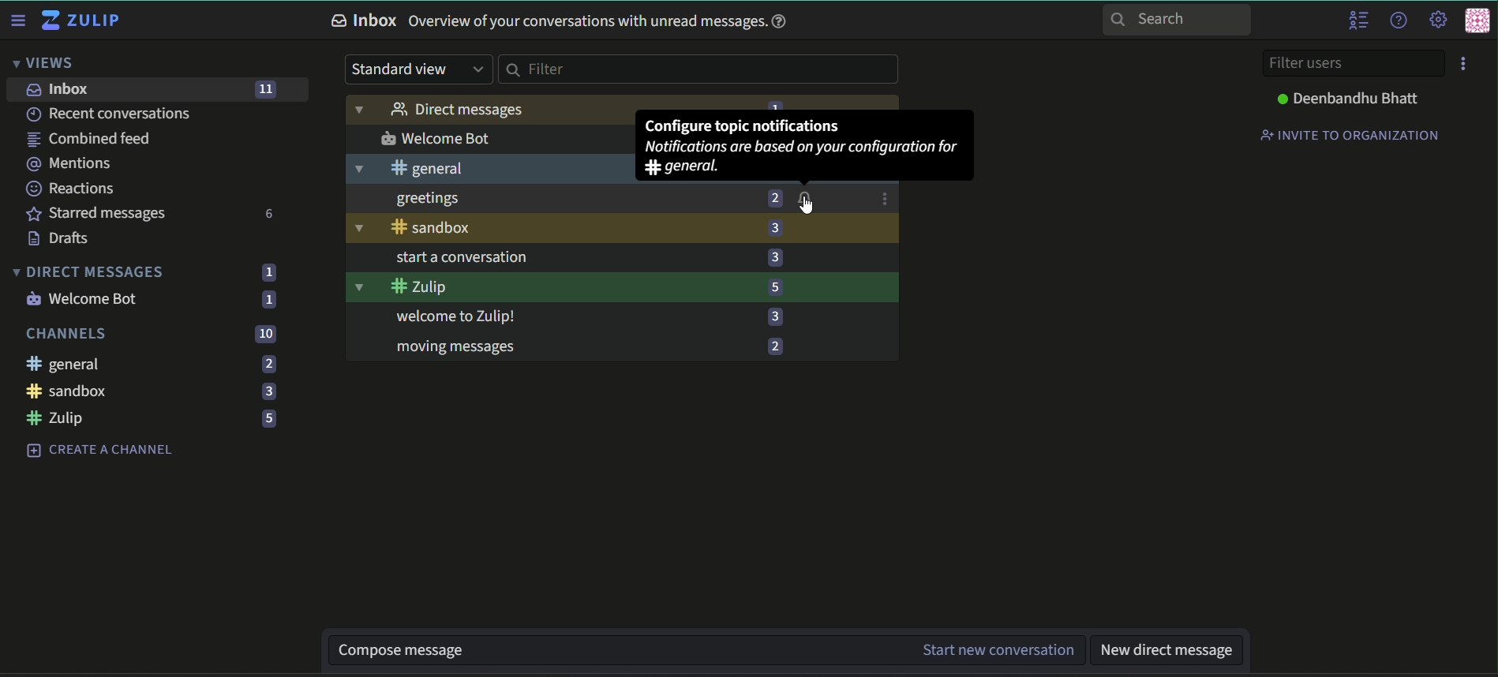 This screenshot has width=1498, height=677. What do you see at coordinates (55, 418) in the screenshot?
I see `Zulip` at bounding box center [55, 418].